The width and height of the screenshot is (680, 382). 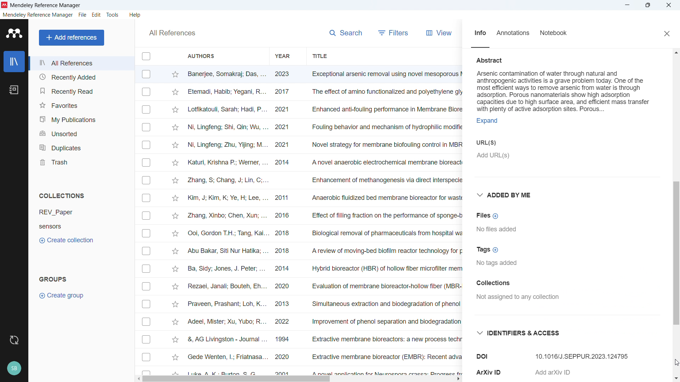 I want to click on click to starmark individual entries, so click(x=175, y=128).